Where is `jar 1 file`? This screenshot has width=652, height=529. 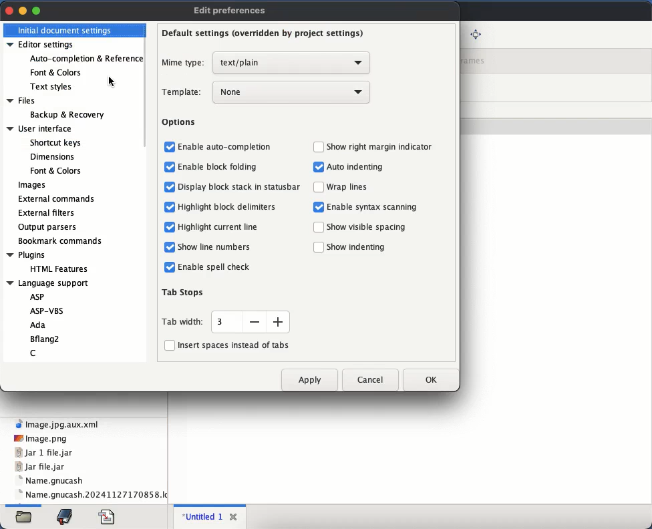
jar 1 file is located at coordinates (45, 452).